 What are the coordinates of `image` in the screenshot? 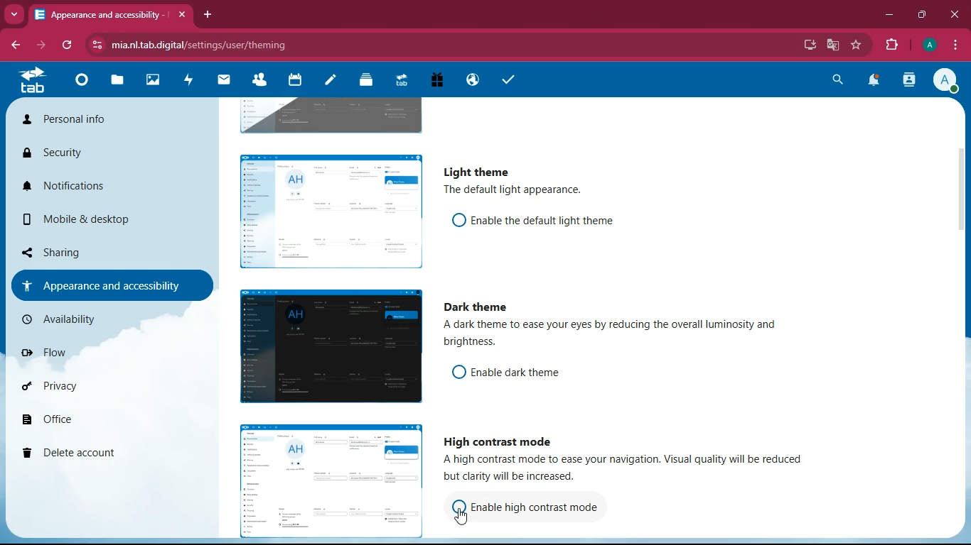 It's located at (327, 209).